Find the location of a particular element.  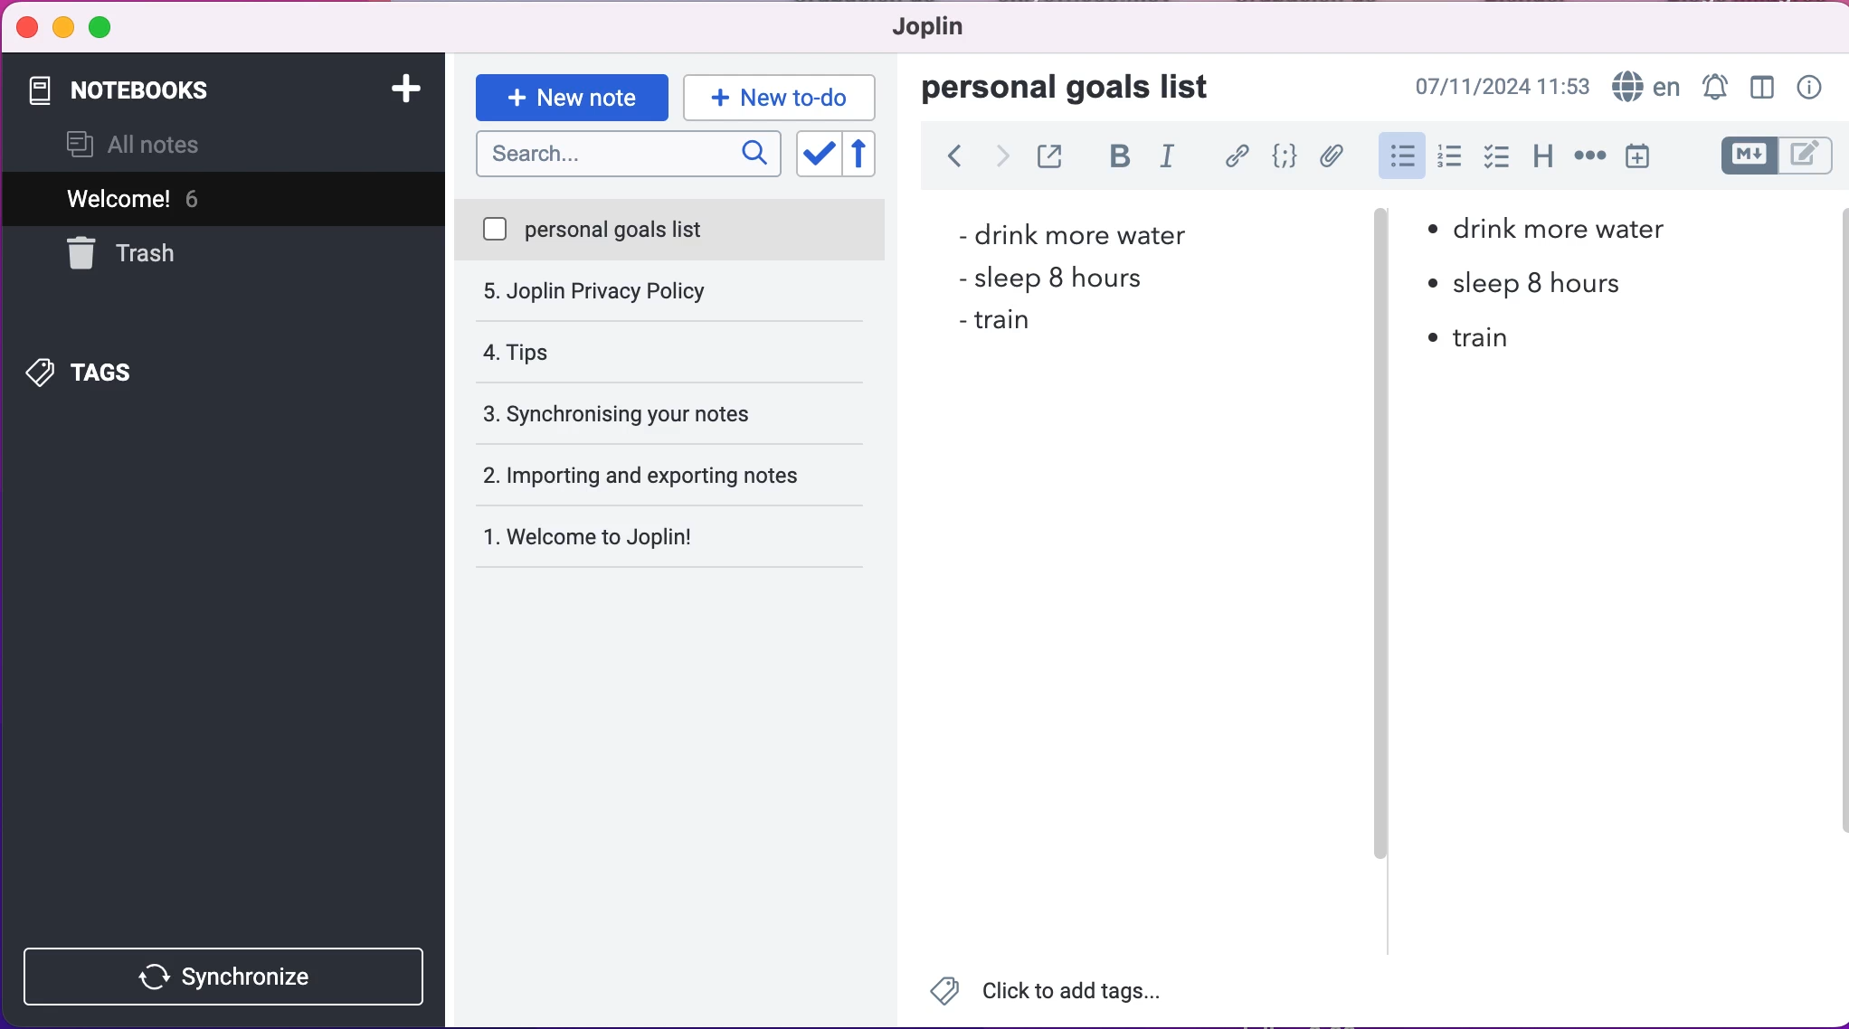

train is located at coordinates (1477, 341).